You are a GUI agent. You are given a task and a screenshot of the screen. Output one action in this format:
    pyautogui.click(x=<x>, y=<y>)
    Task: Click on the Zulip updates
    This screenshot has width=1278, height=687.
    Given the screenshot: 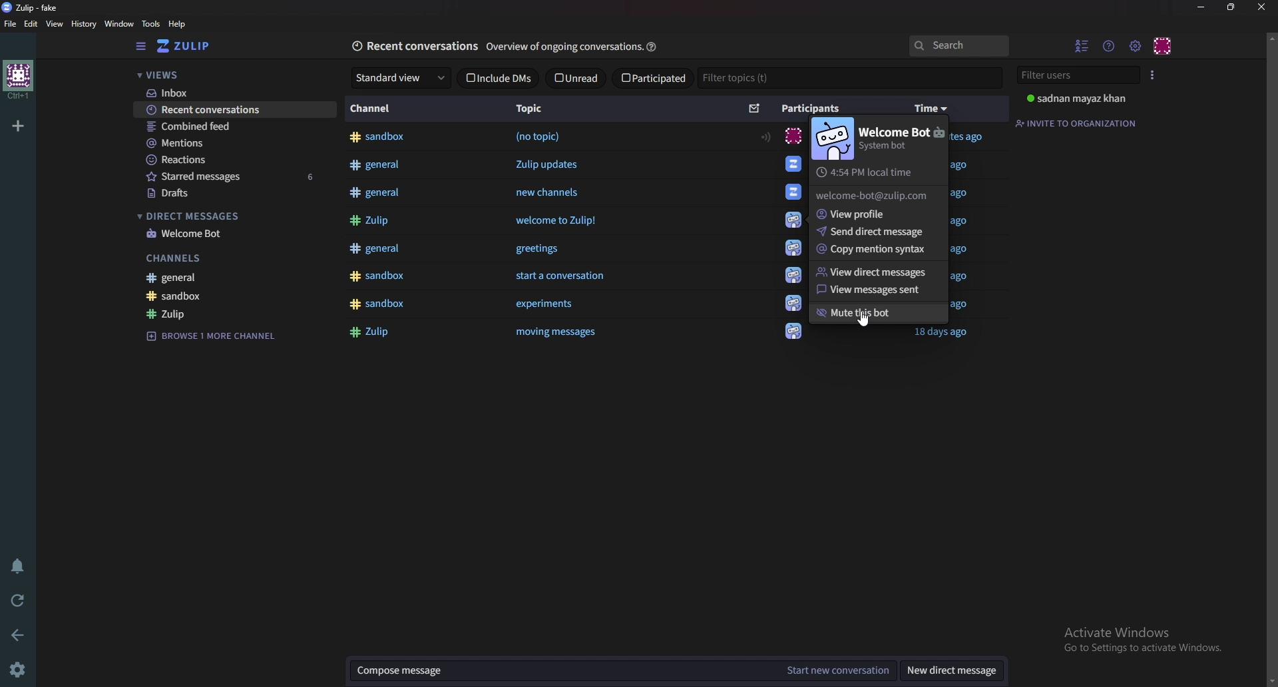 What is the action you would take?
    pyautogui.click(x=546, y=166)
    